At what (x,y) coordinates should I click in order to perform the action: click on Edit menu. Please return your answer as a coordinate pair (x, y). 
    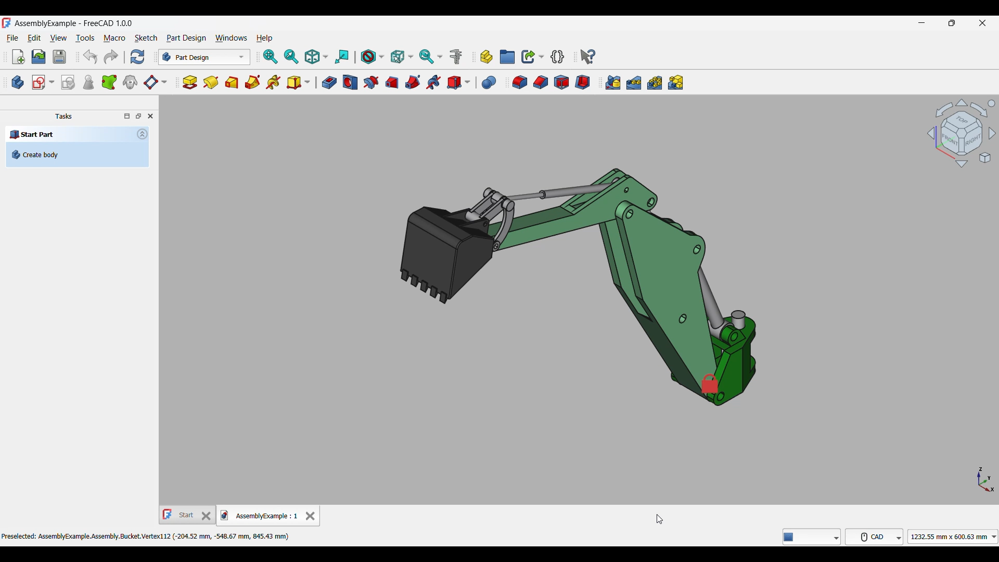
    Looking at the image, I should click on (34, 38).